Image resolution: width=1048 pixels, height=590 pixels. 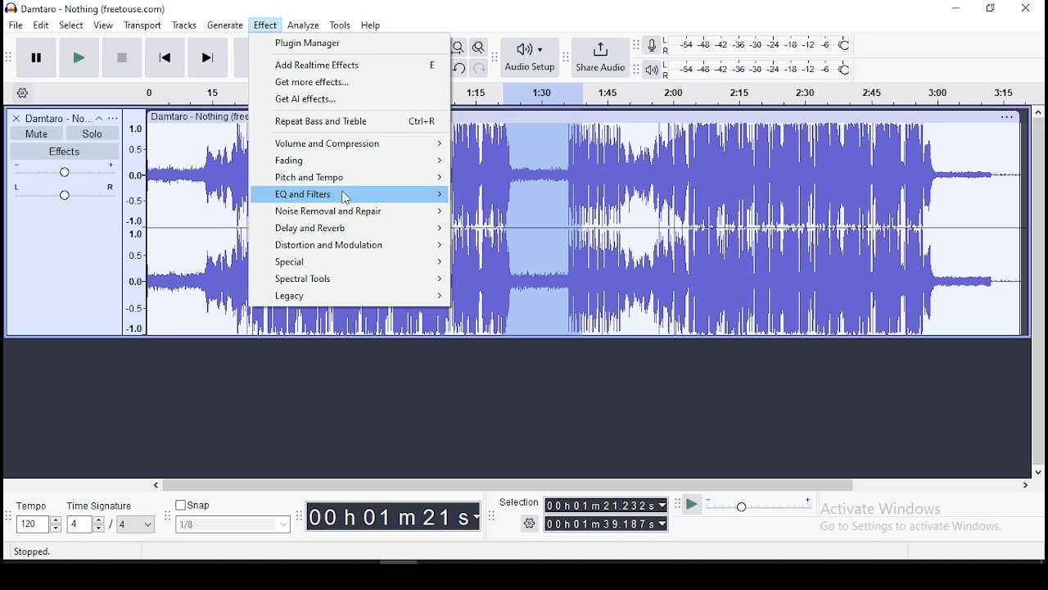 I want to click on zoom toggle, so click(x=477, y=48).